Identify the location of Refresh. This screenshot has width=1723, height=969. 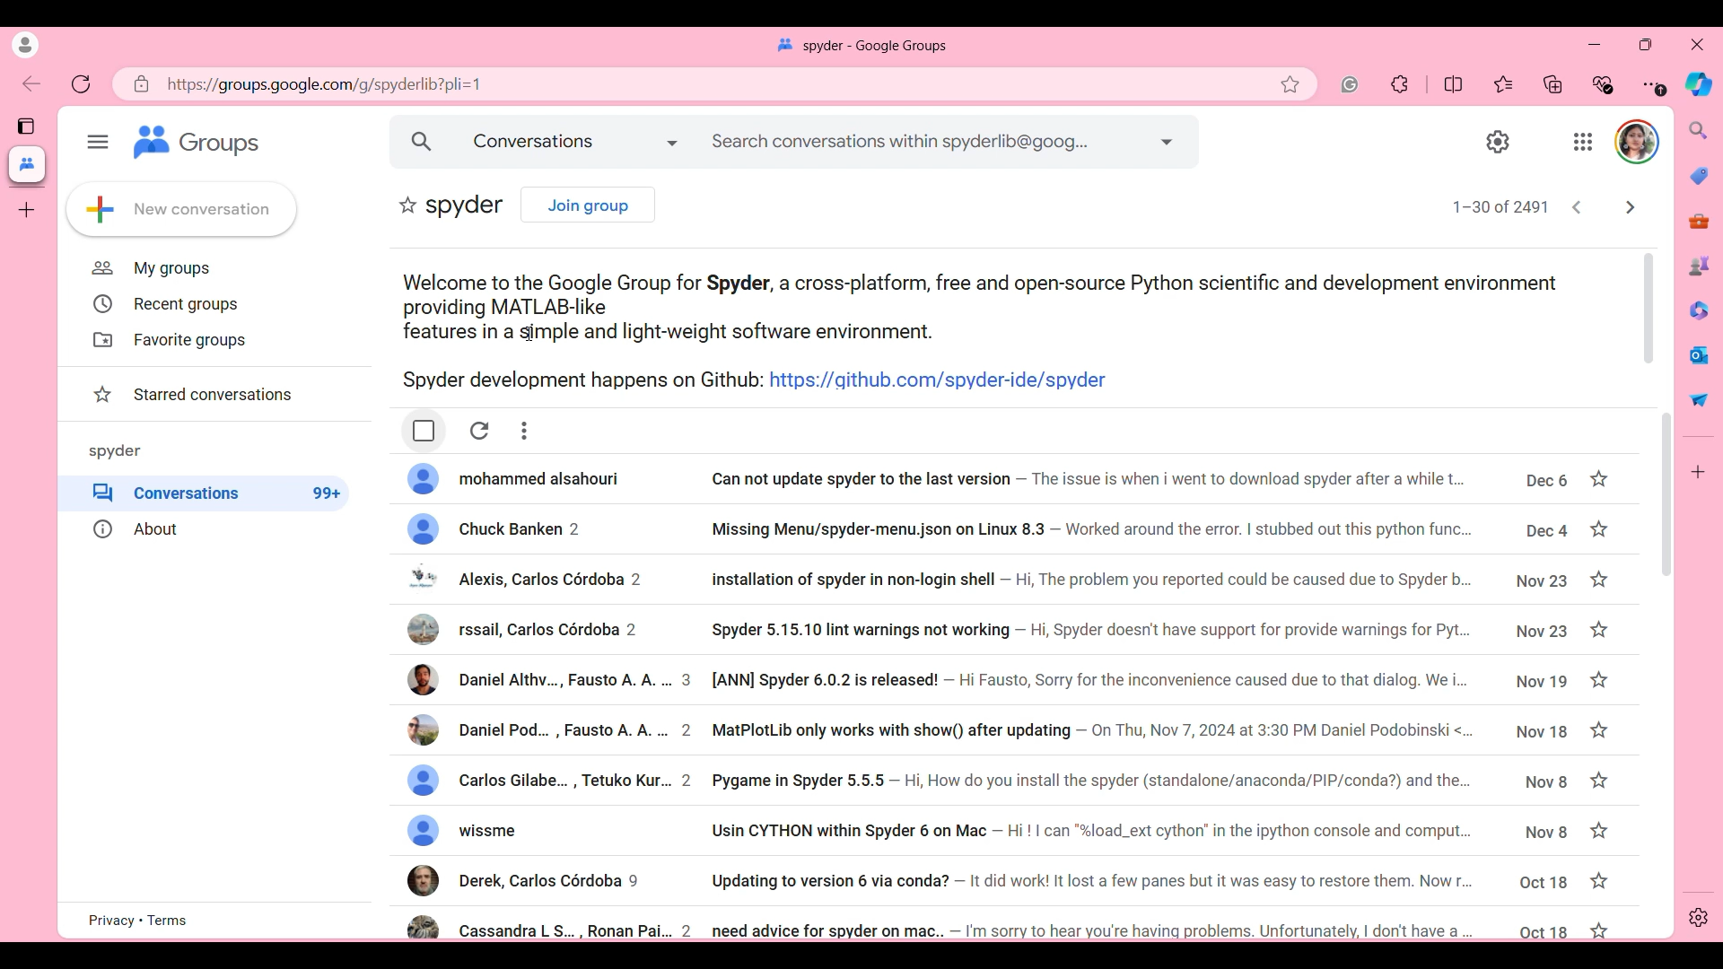
(480, 432).